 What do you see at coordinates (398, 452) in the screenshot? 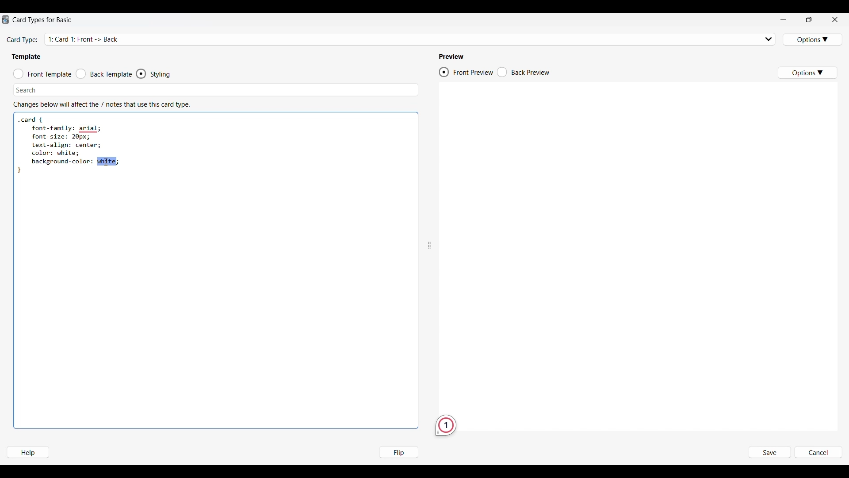
I see `Flip` at bounding box center [398, 452].